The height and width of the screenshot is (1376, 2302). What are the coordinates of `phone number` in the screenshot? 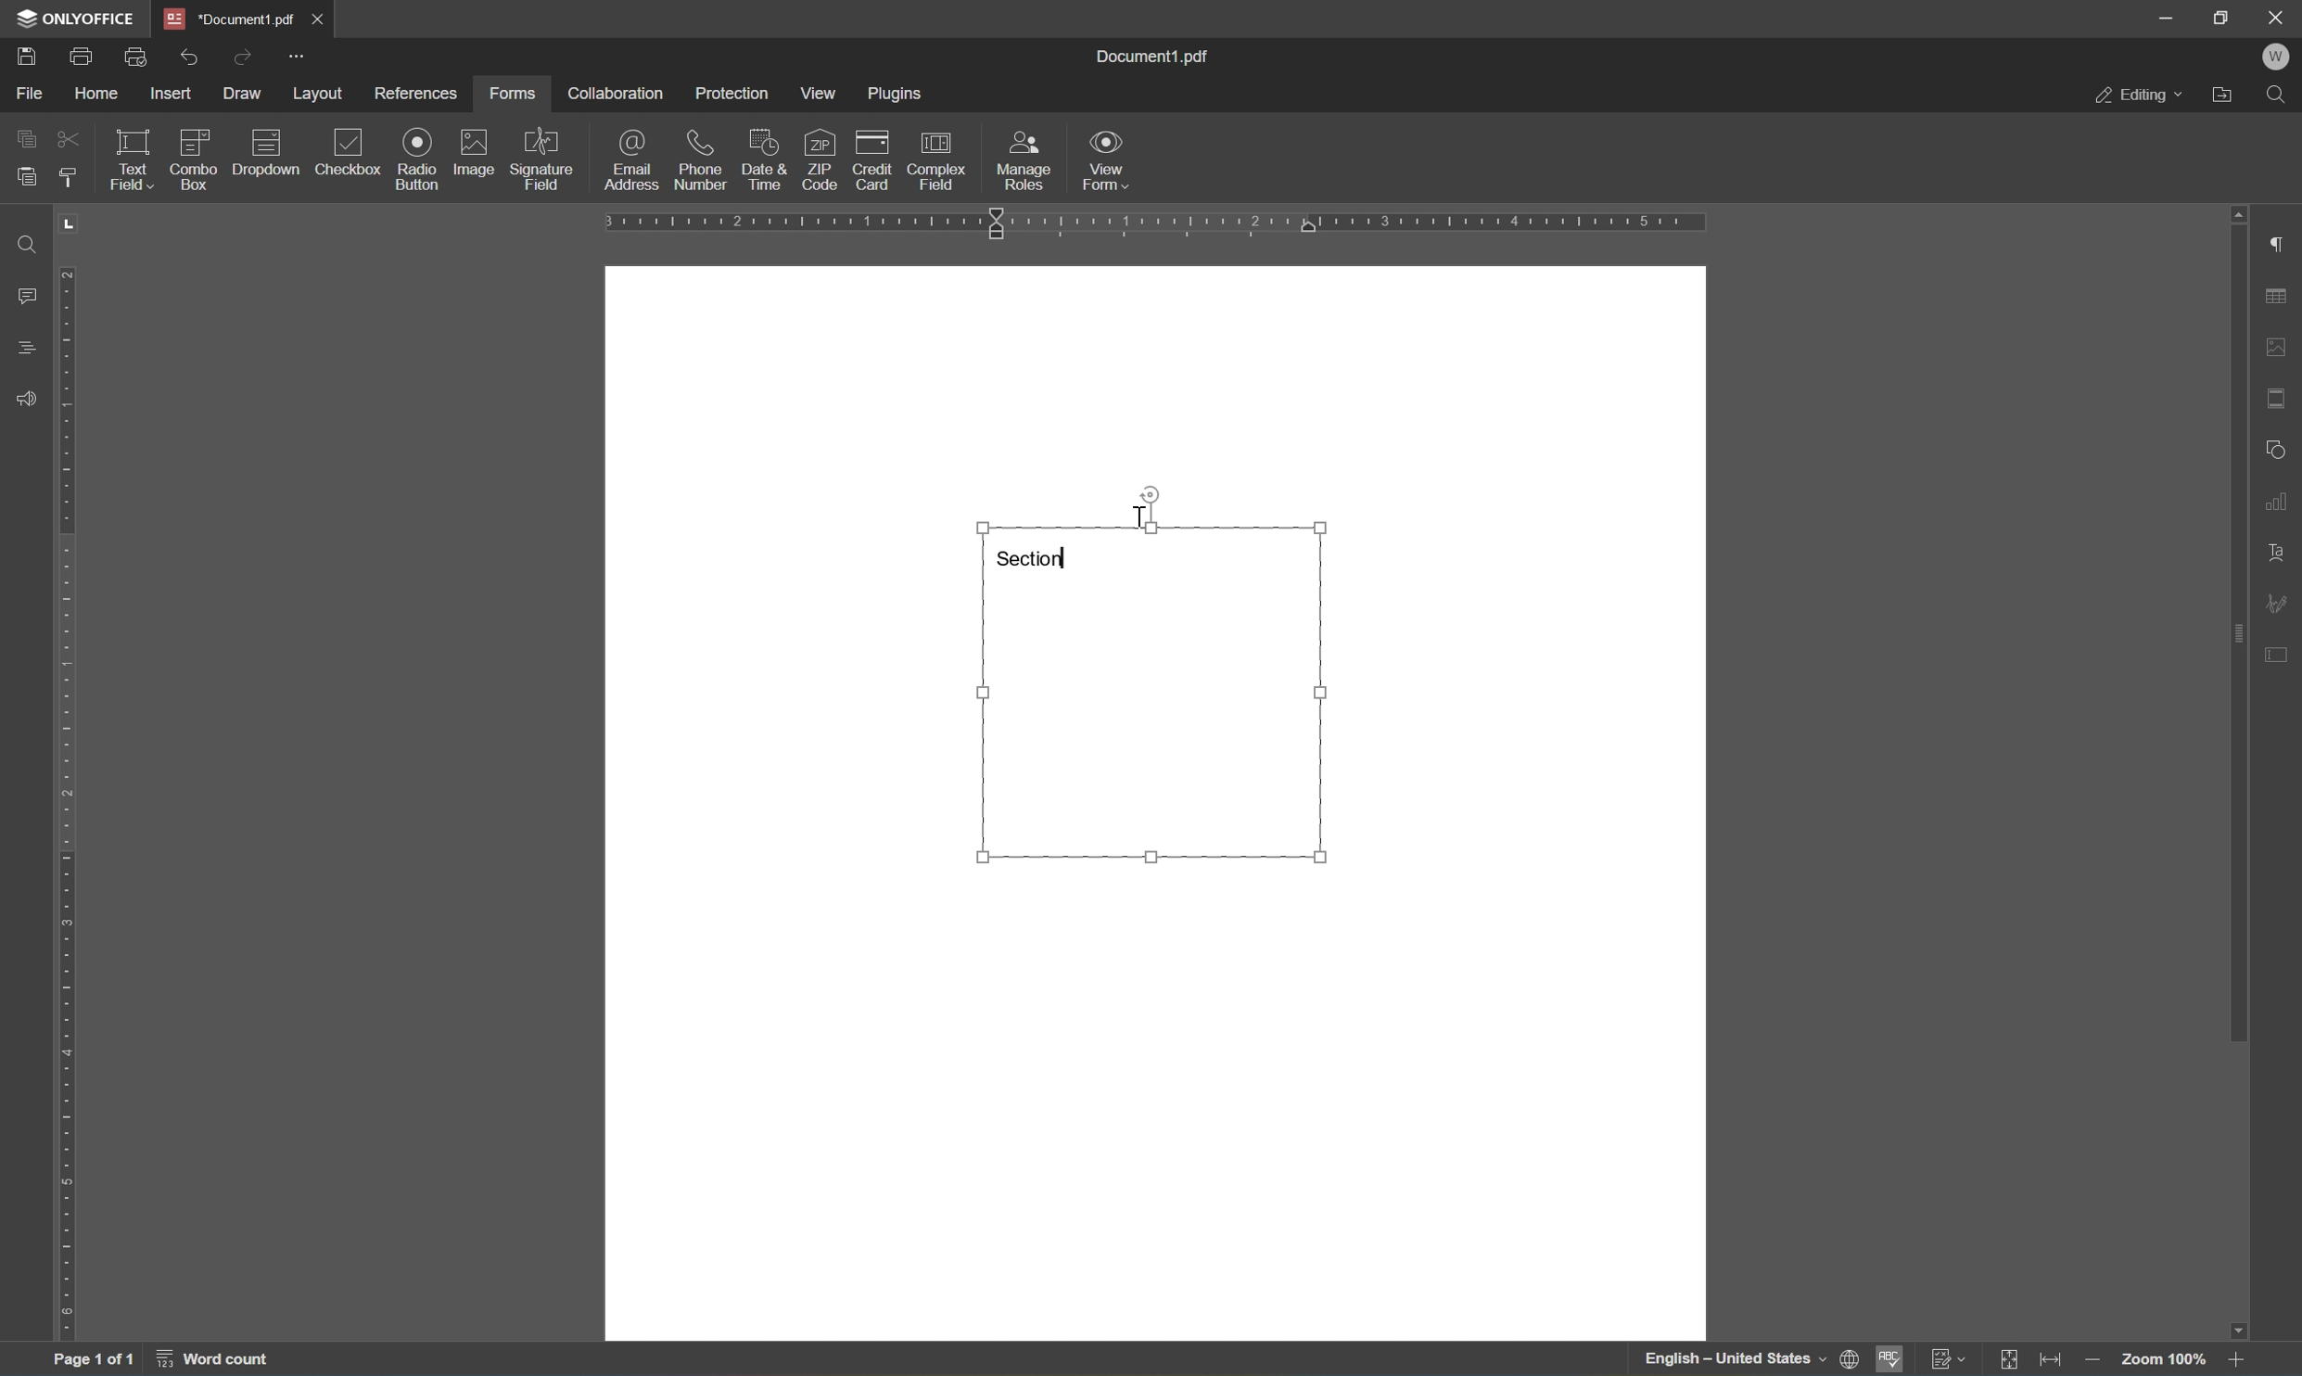 It's located at (698, 160).